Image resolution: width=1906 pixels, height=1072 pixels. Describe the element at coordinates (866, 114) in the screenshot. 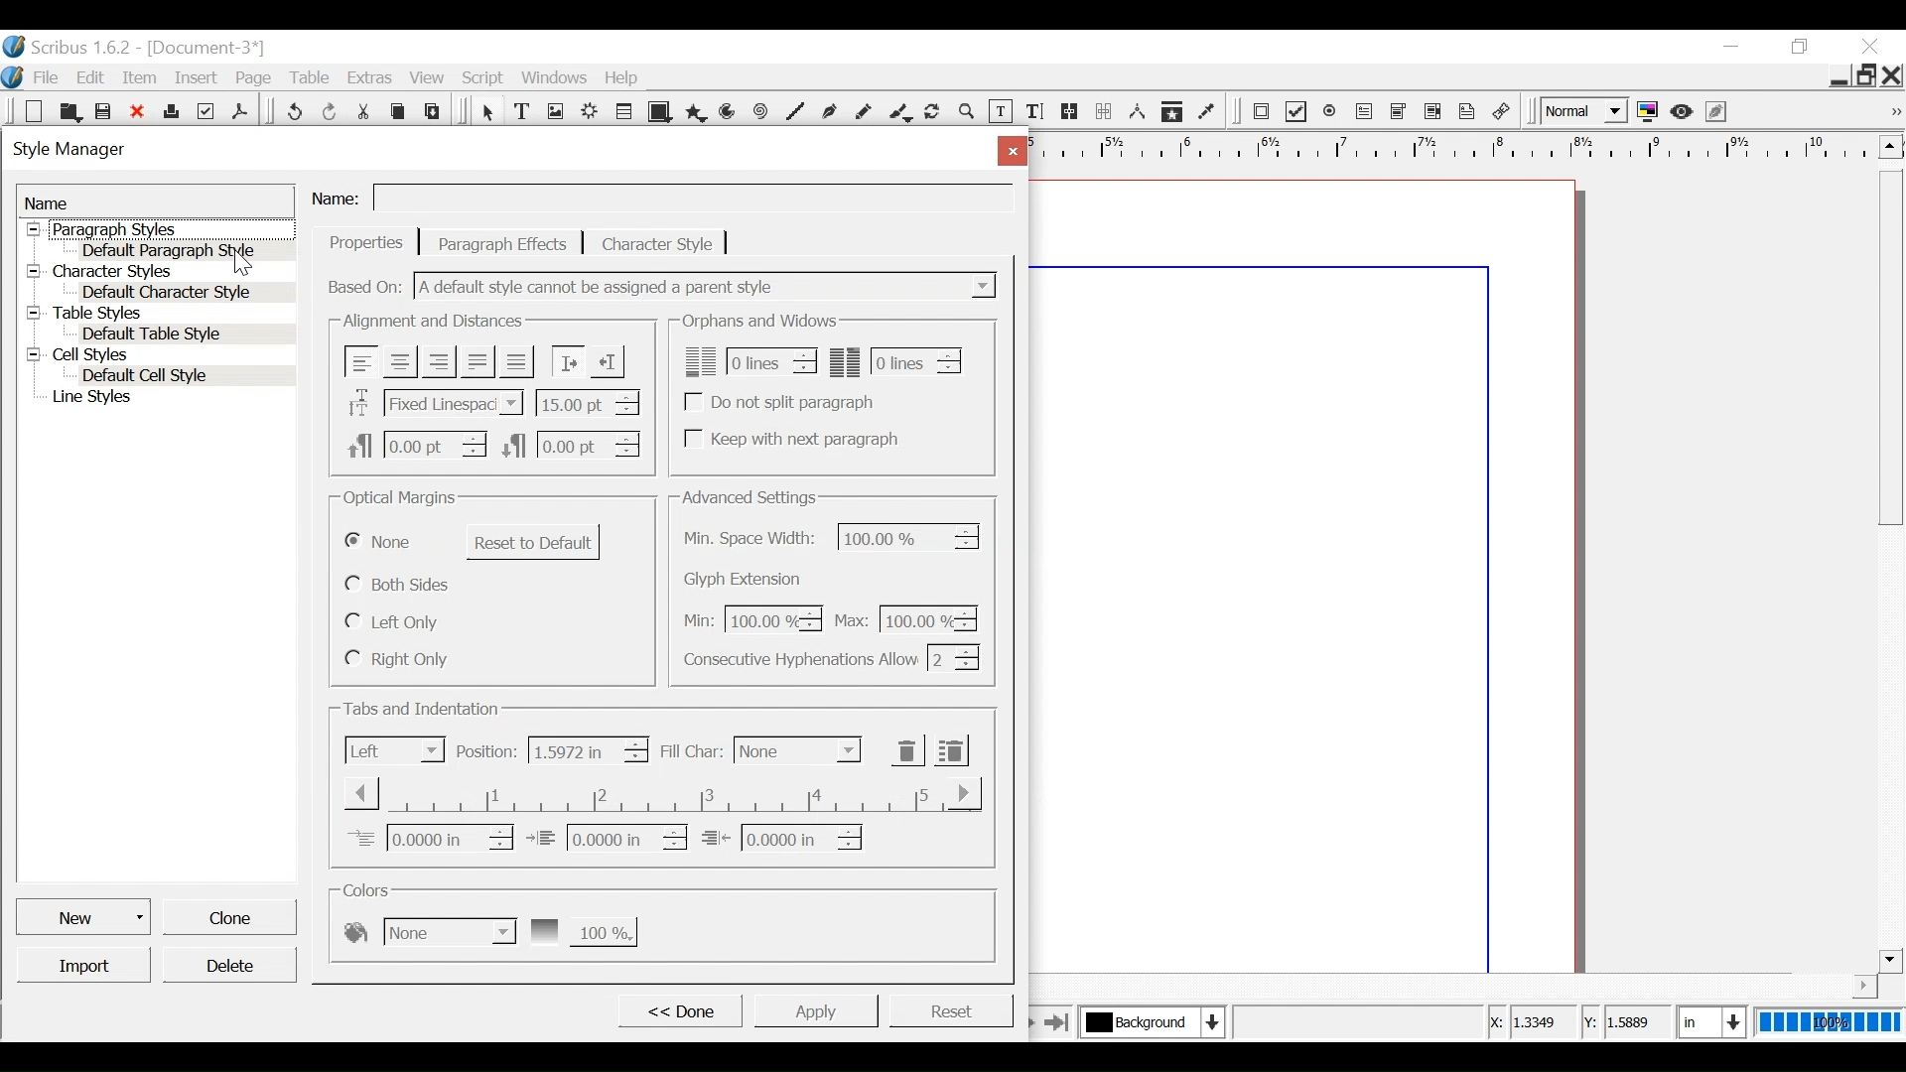

I see `Freehand line` at that location.